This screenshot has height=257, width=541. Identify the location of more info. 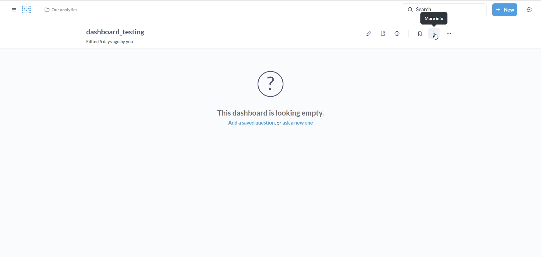
(434, 19).